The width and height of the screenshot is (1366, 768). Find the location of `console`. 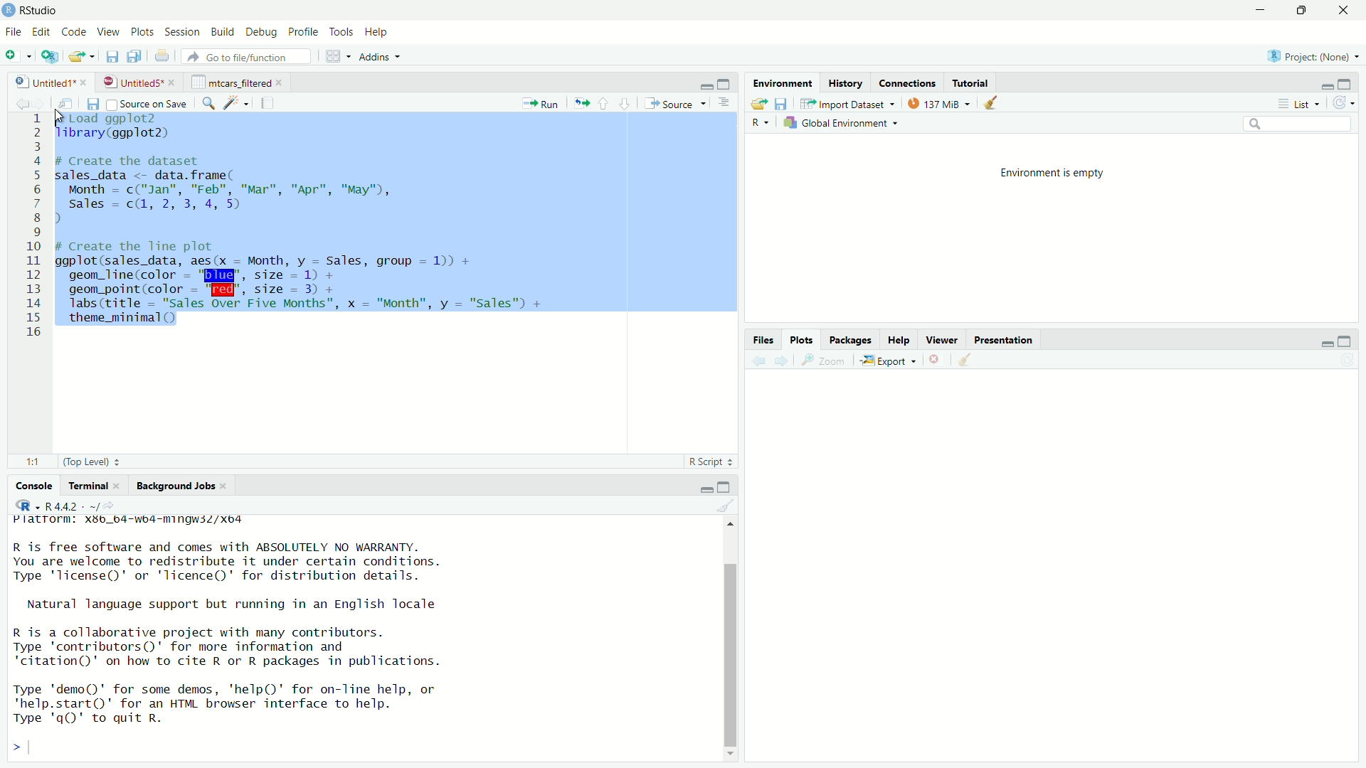

console is located at coordinates (28, 486).